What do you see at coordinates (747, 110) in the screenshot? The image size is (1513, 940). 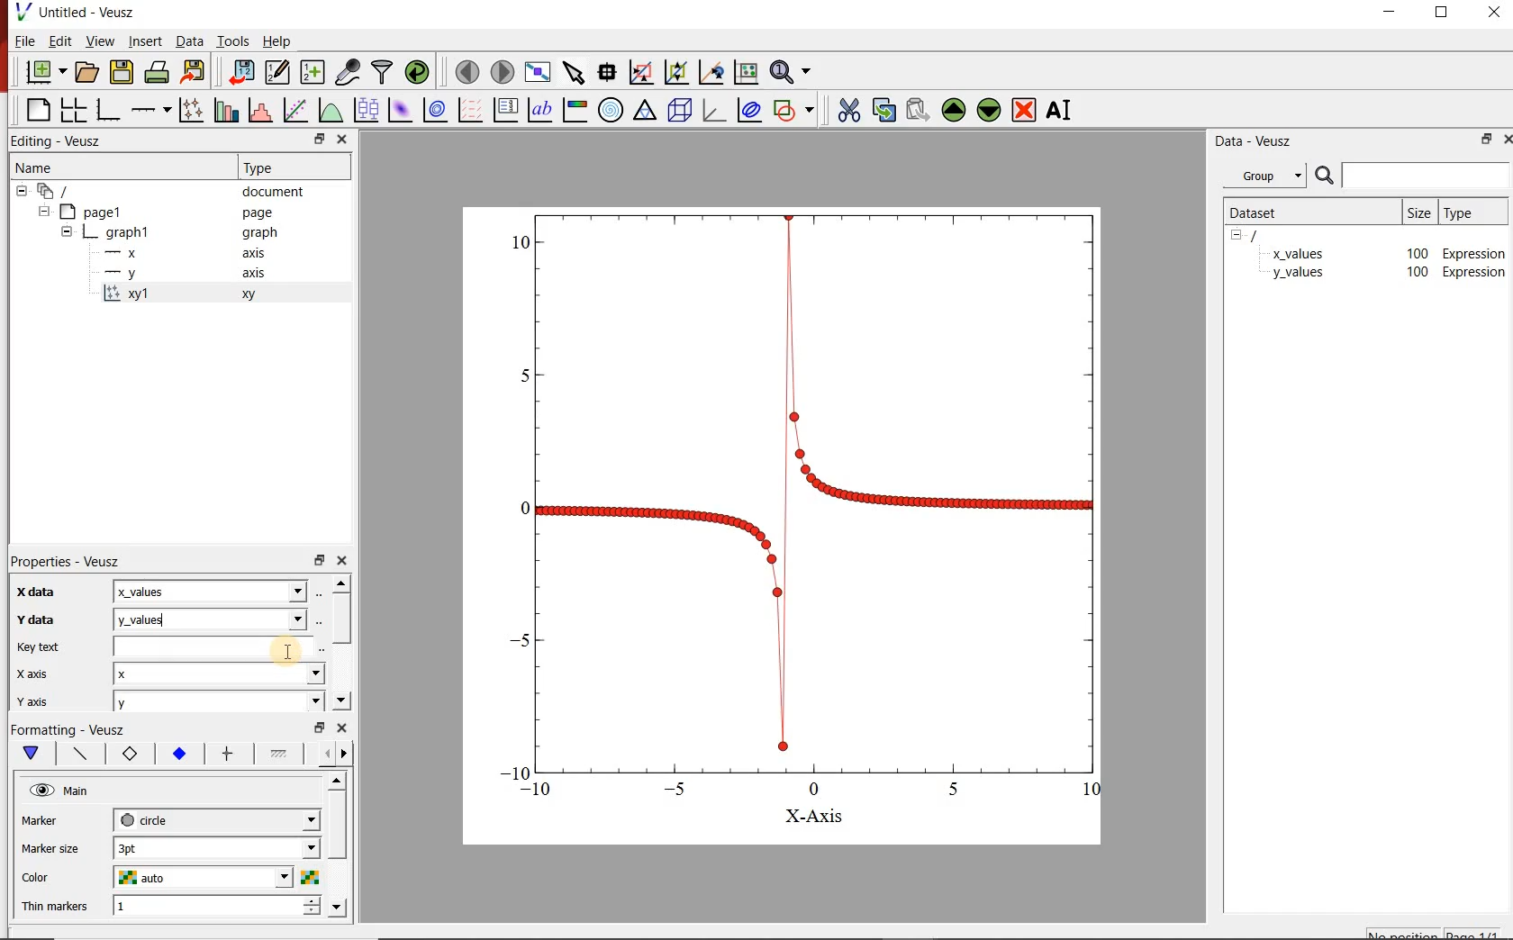 I see `plot covariance ellipse` at bounding box center [747, 110].